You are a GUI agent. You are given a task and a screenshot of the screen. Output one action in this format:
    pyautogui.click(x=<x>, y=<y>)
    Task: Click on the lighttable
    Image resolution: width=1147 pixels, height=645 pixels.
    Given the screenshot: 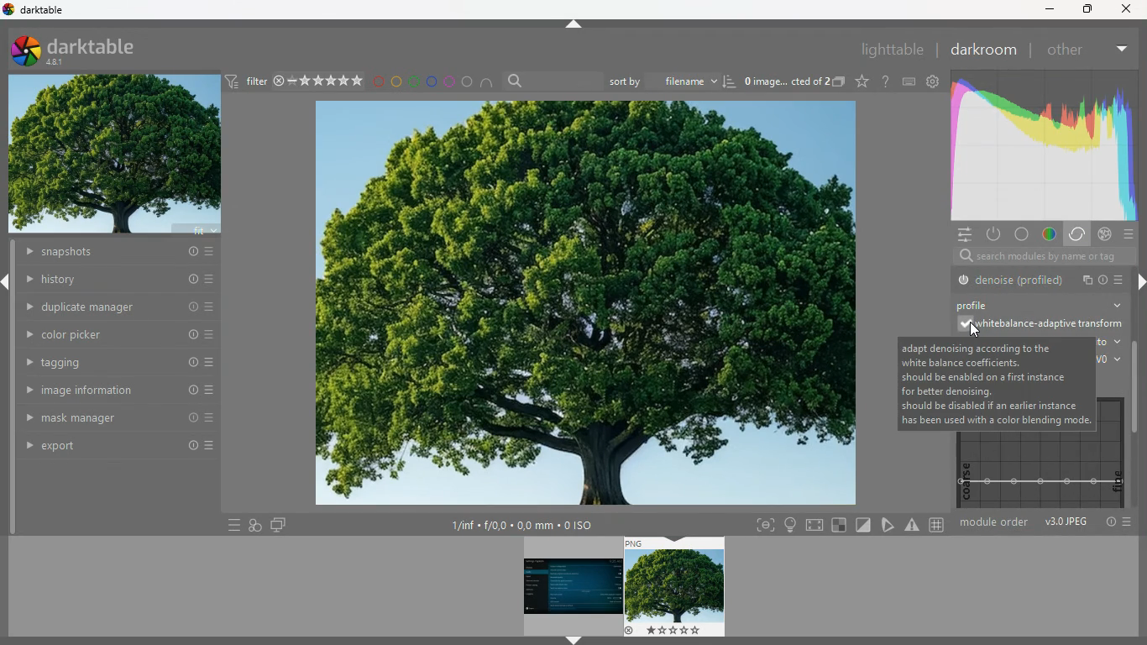 What is the action you would take?
    pyautogui.click(x=892, y=51)
    